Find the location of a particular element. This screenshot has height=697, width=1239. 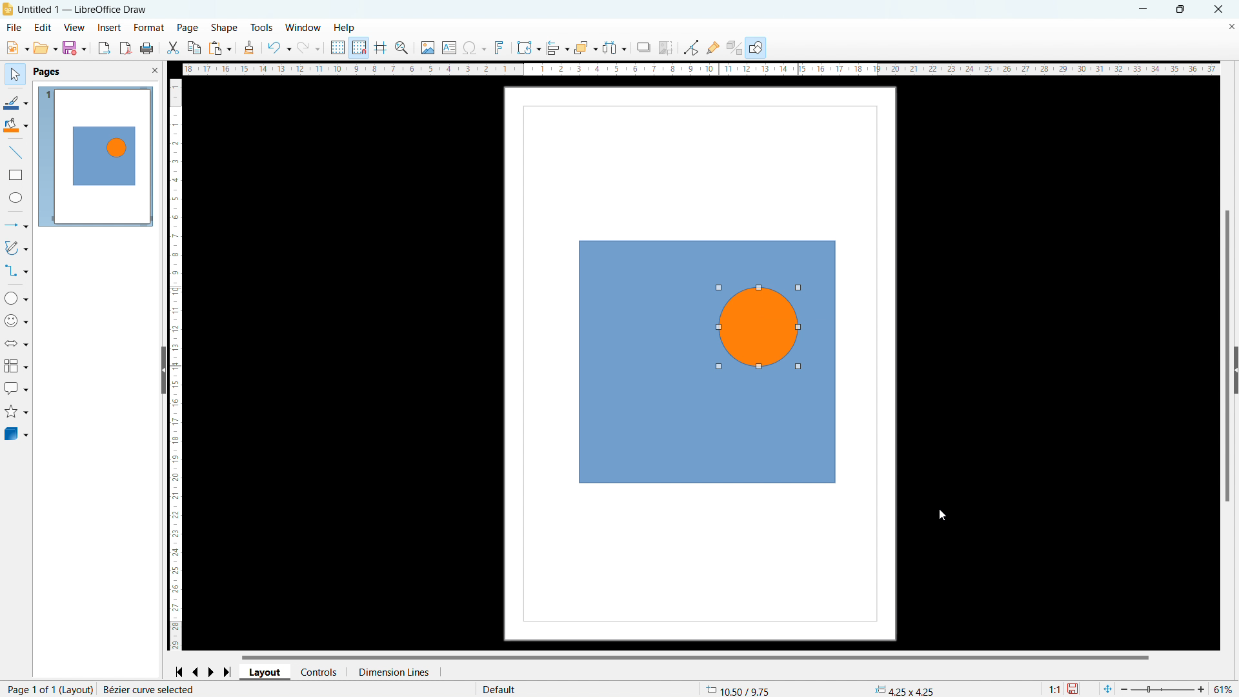

go to last page is located at coordinates (228, 672).